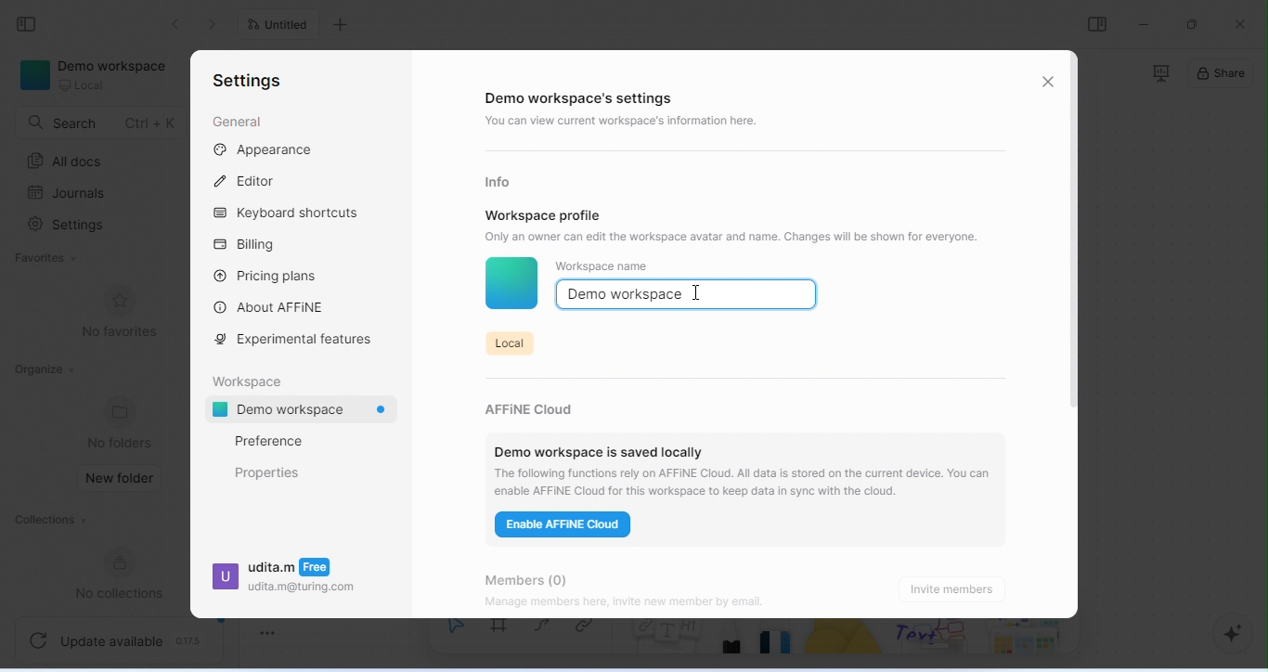 The width and height of the screenshot is (1268, 672). Describe the element at coordinates (1145, 23) in the screenshot. I see `minimize` at that location.